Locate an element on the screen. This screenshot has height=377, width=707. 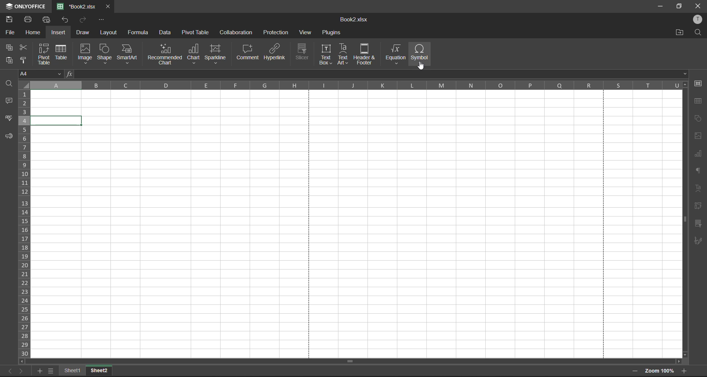
sheet list is located at coordinates (51, 371).